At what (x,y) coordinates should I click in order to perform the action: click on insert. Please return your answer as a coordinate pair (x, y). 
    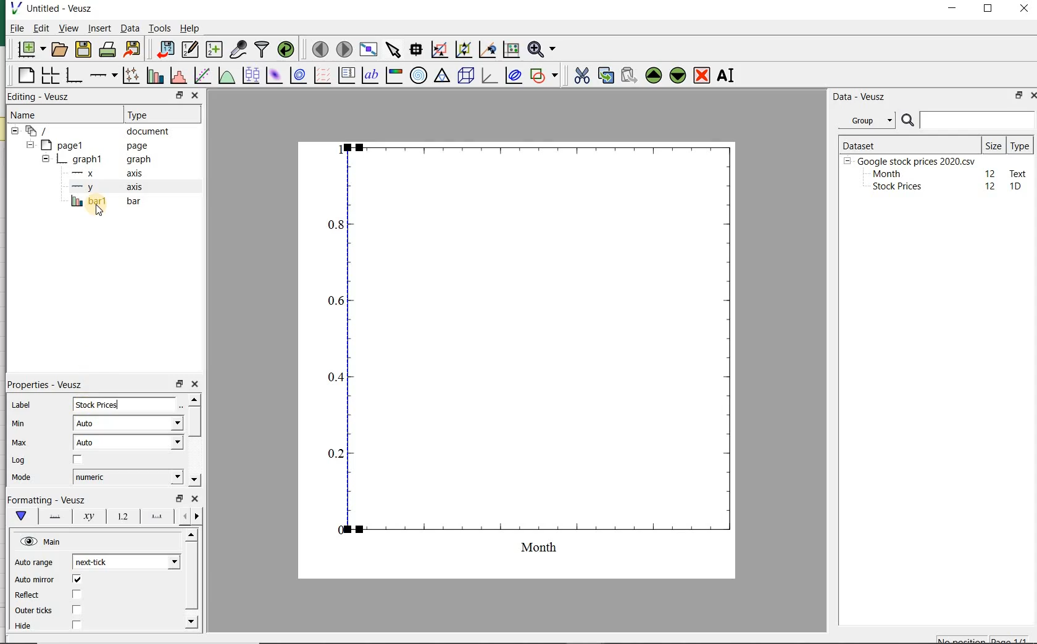
    Looking at the image, I should click on (99, 29).